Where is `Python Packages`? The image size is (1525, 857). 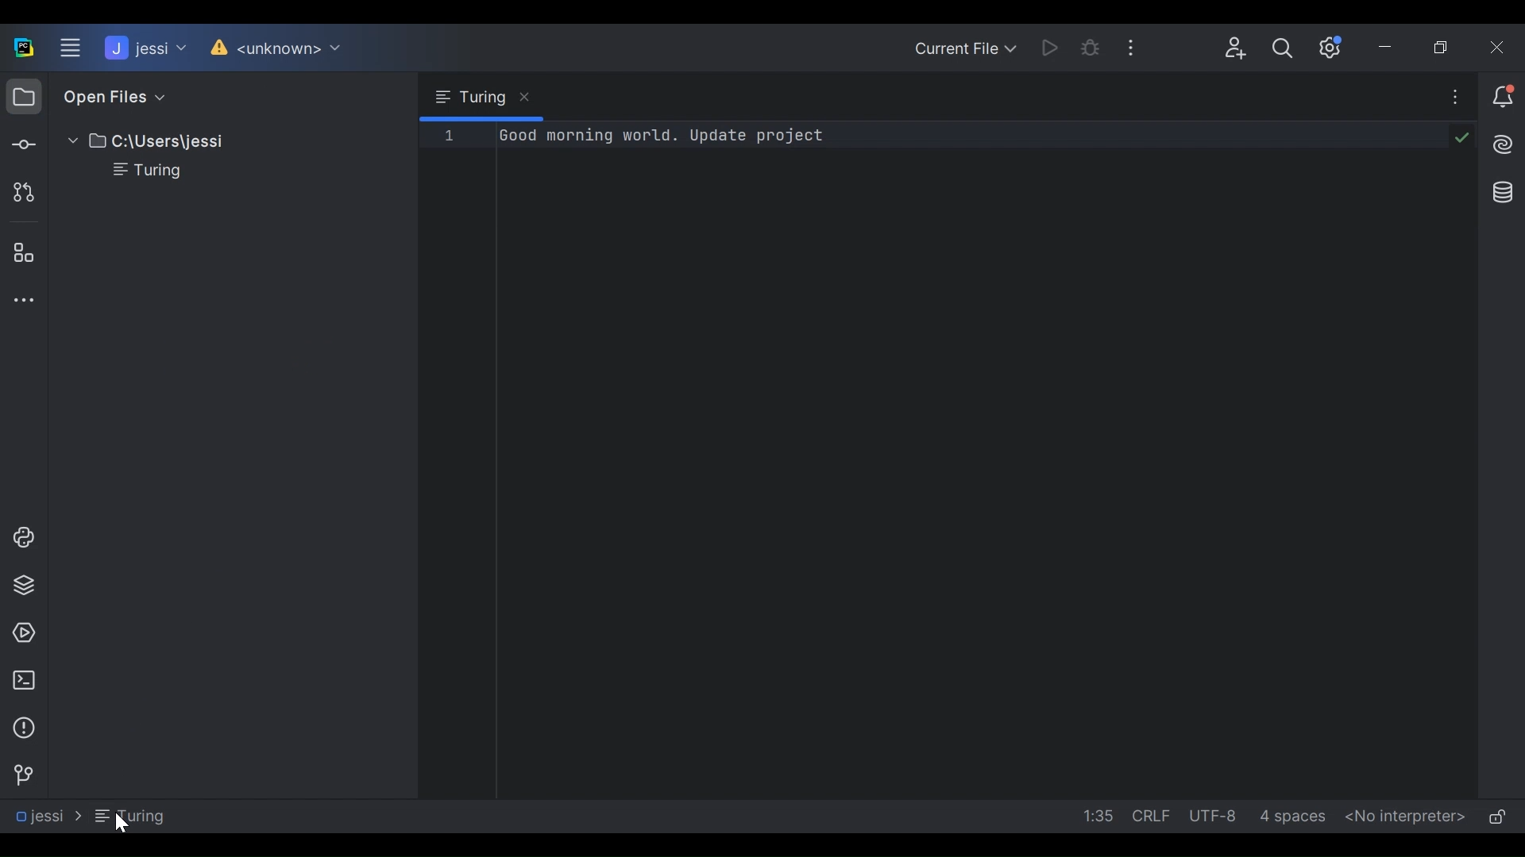
Python Packages is located at coordinates (22, 586).